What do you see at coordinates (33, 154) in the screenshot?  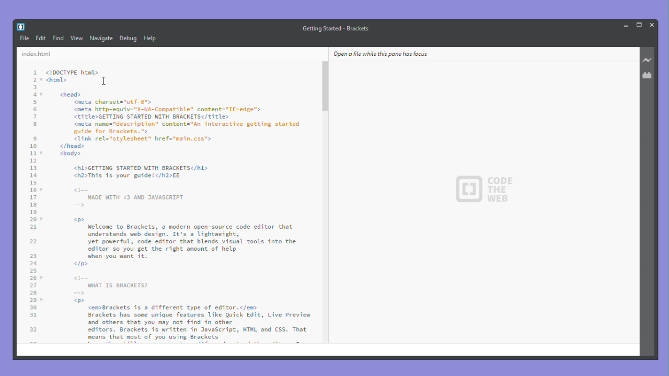 I see `11` at bounding box center [33, 154].